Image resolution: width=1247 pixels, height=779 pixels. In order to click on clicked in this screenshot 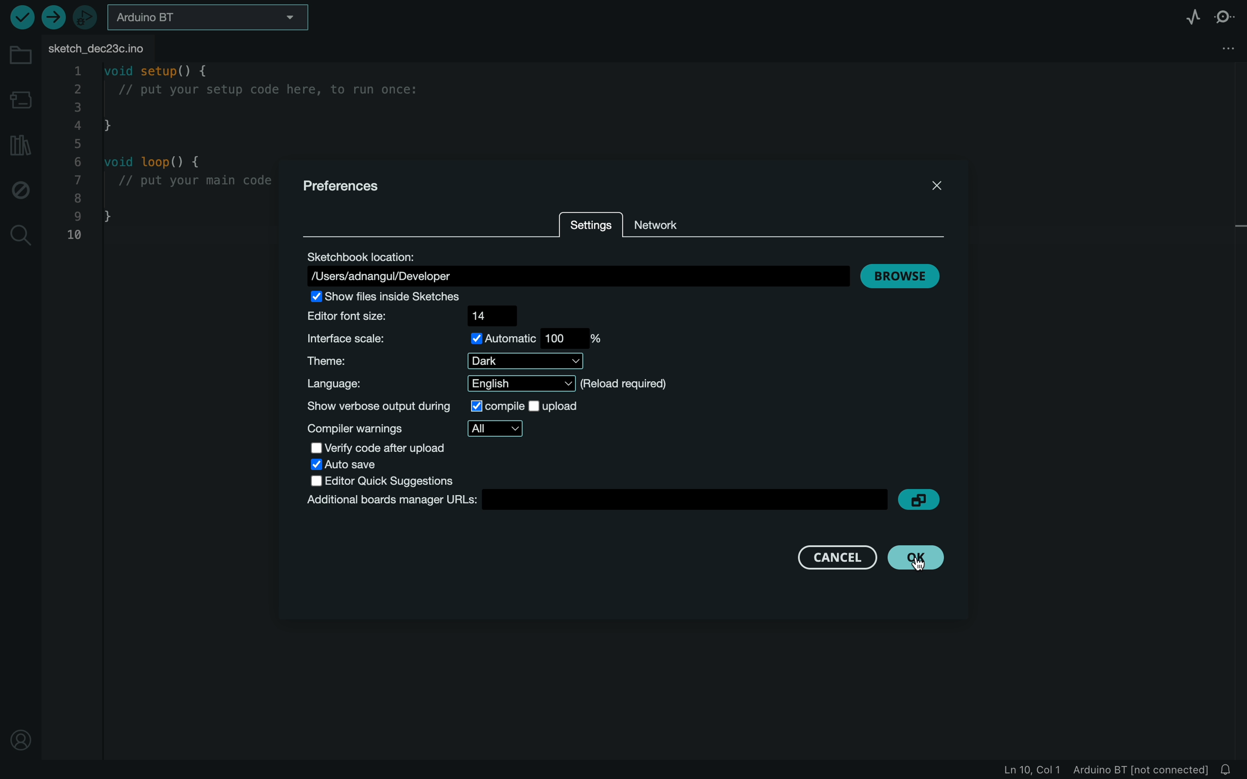, I will do `click(918, 558)`.